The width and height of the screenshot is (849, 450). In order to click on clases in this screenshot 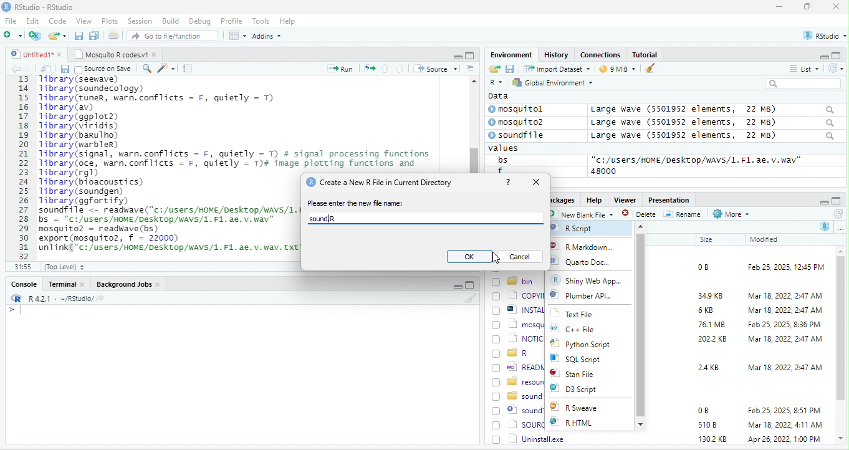, I will do `click(602, 54)`.